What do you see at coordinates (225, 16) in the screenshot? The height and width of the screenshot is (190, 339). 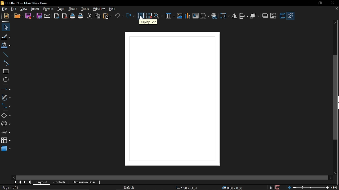 I see `Rotate` at bounding box center [225, 16].